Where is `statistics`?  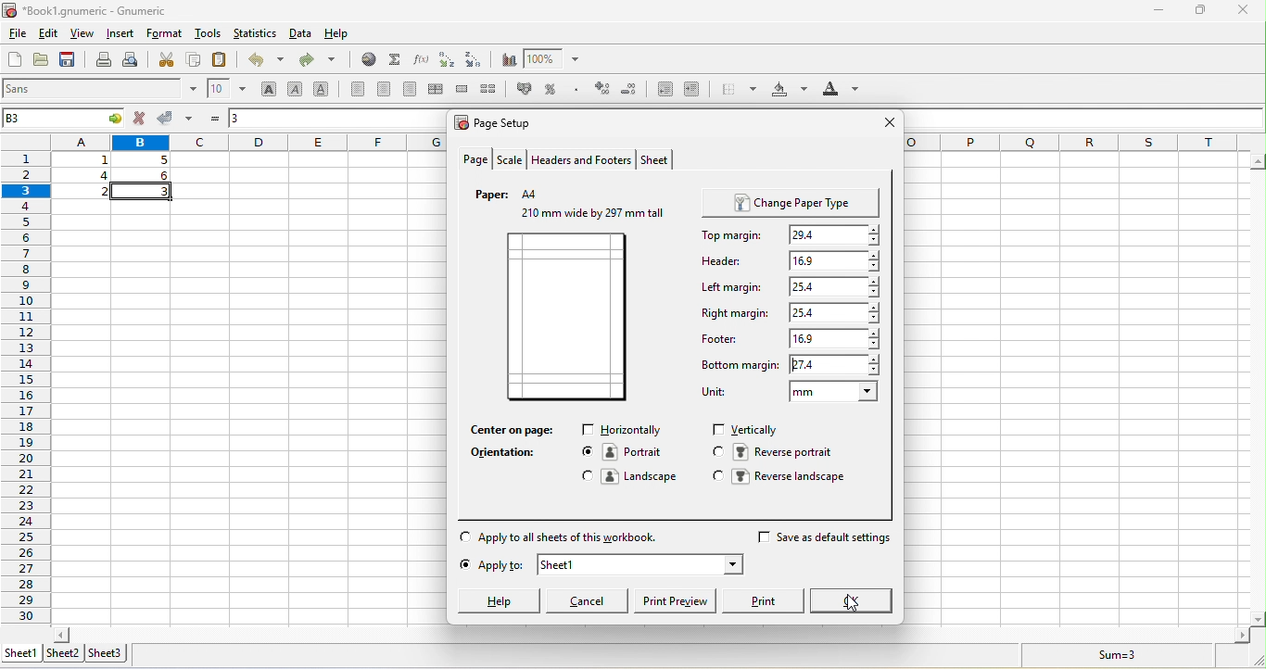 statistics is located at coordinates (255, 36).